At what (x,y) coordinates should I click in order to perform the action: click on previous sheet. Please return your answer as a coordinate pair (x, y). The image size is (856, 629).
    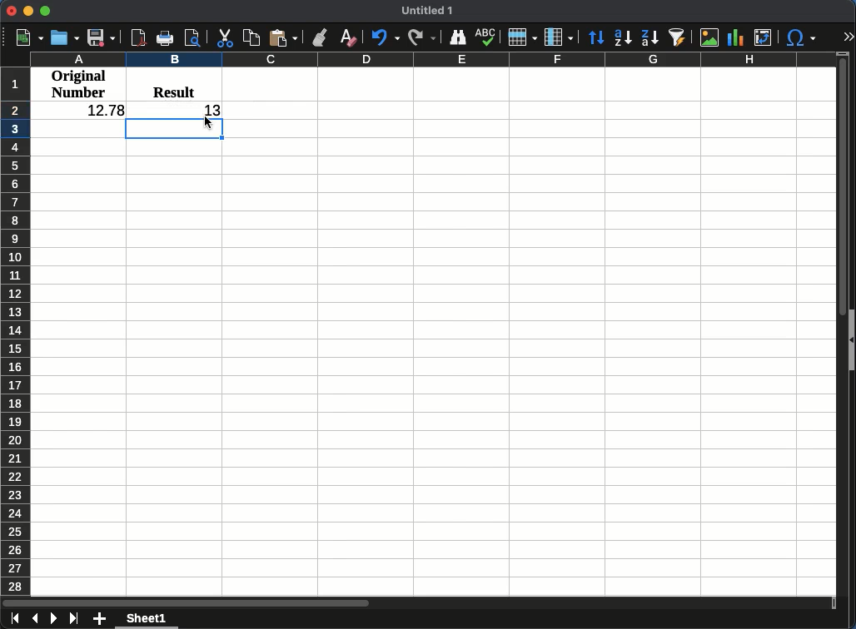
    Looking at the image, I should click on (36, 618).